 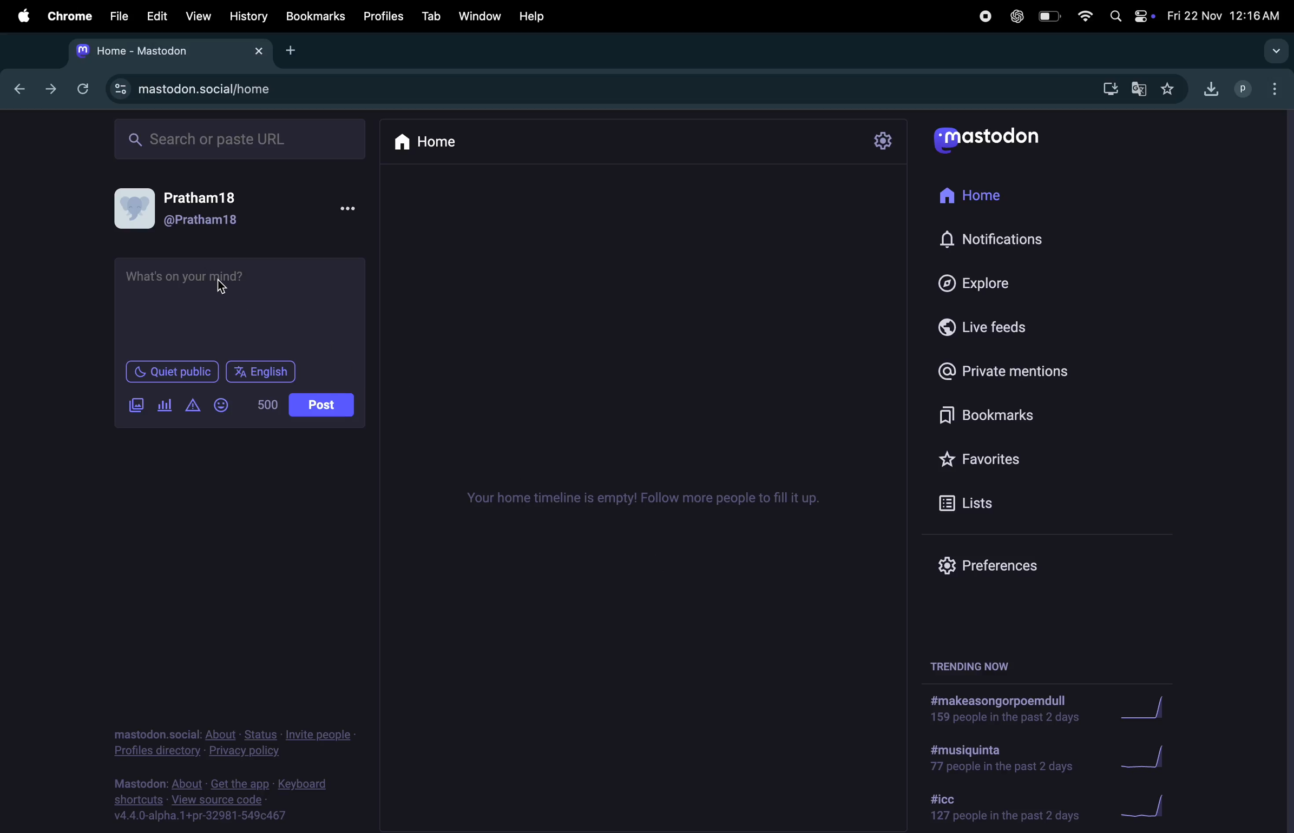 What do you see at coordinates (1148, 756) in the screenshot?
I see `graph` at bounding box center [1148, 756].